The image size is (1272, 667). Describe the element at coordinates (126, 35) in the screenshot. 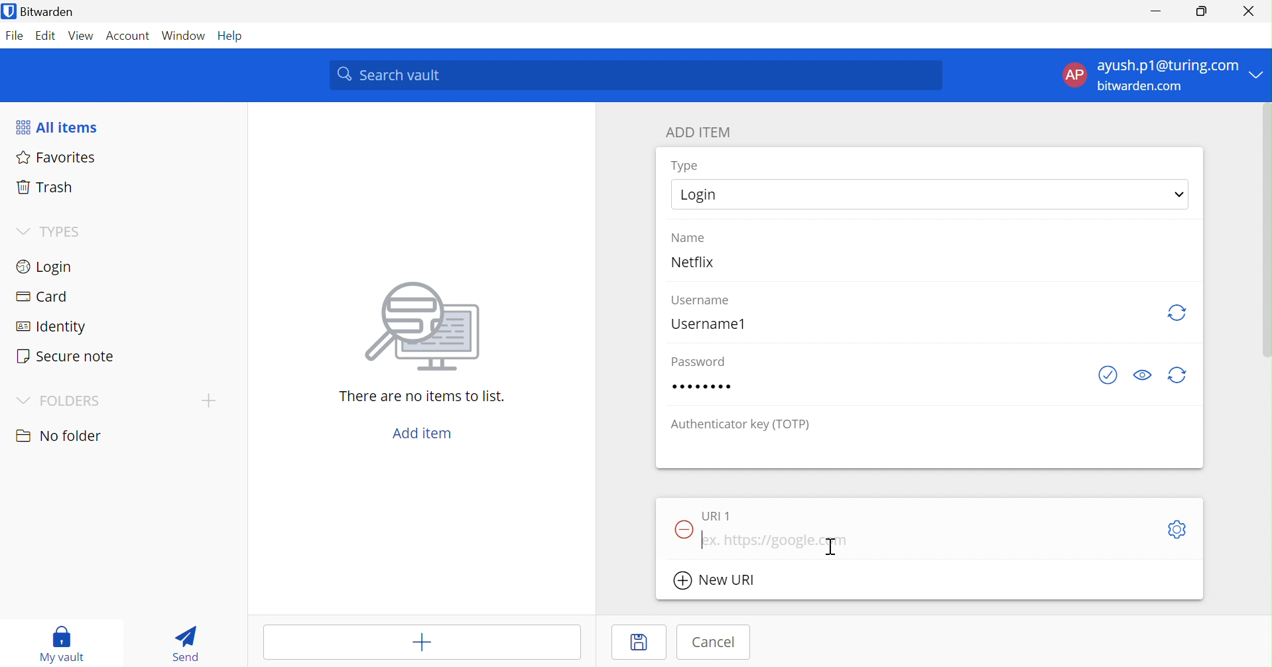

I see `Account` at that location.